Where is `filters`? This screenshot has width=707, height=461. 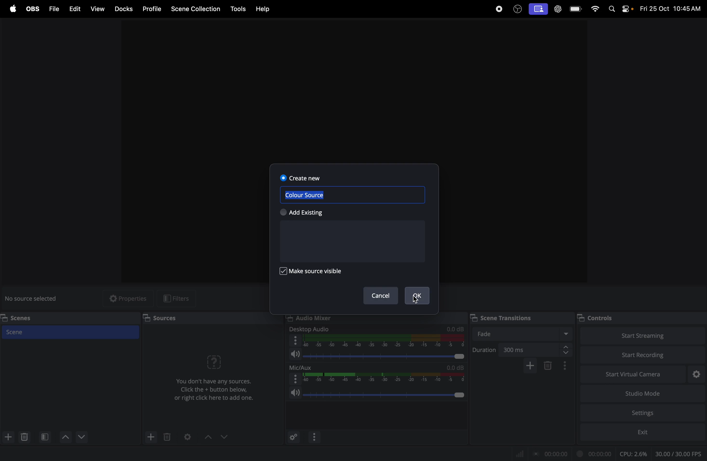
filters is located at coordinates (176, 298).